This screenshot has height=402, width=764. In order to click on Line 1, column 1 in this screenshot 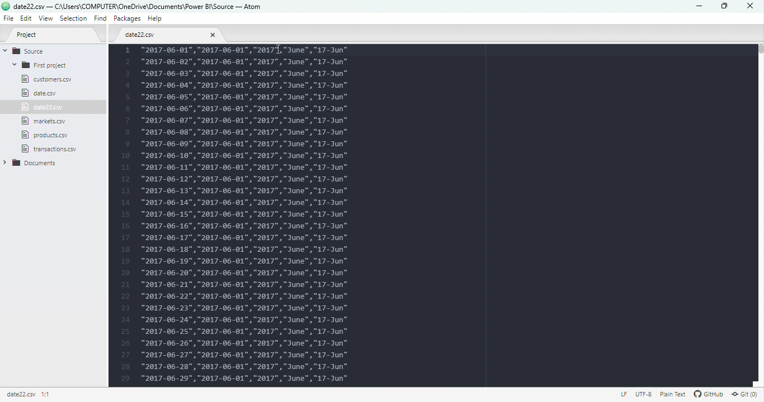, I will do `click(47, 395)`.